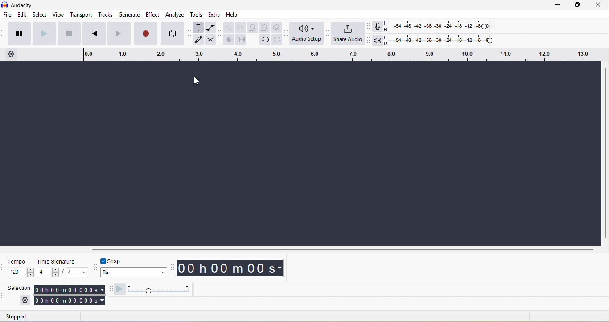  What do you see at coordinates (240, 40) in the screenshot?
I see `silence audio selection` at bounding box center [240, 40].